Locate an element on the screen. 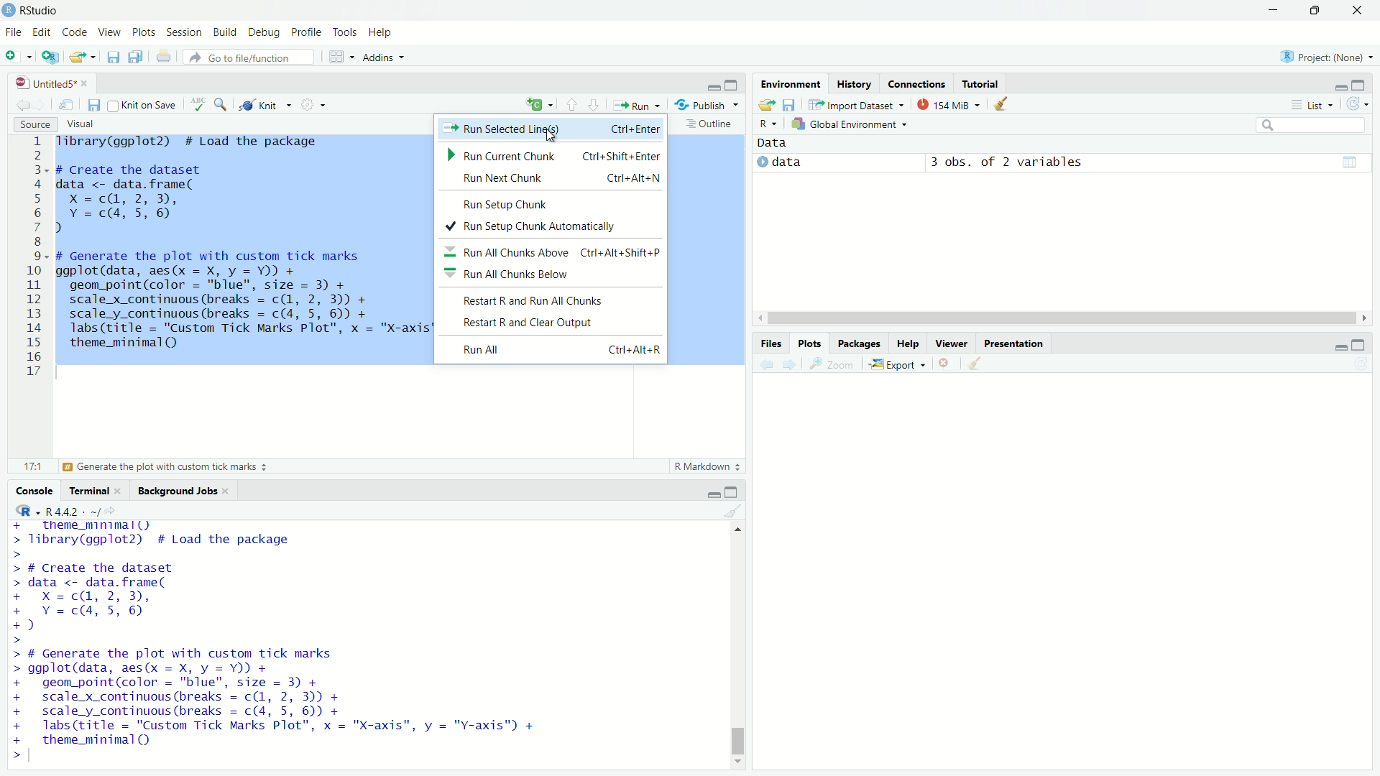 This screenshot has height=776, width=1380. packages is located at coordinates (860, 343).